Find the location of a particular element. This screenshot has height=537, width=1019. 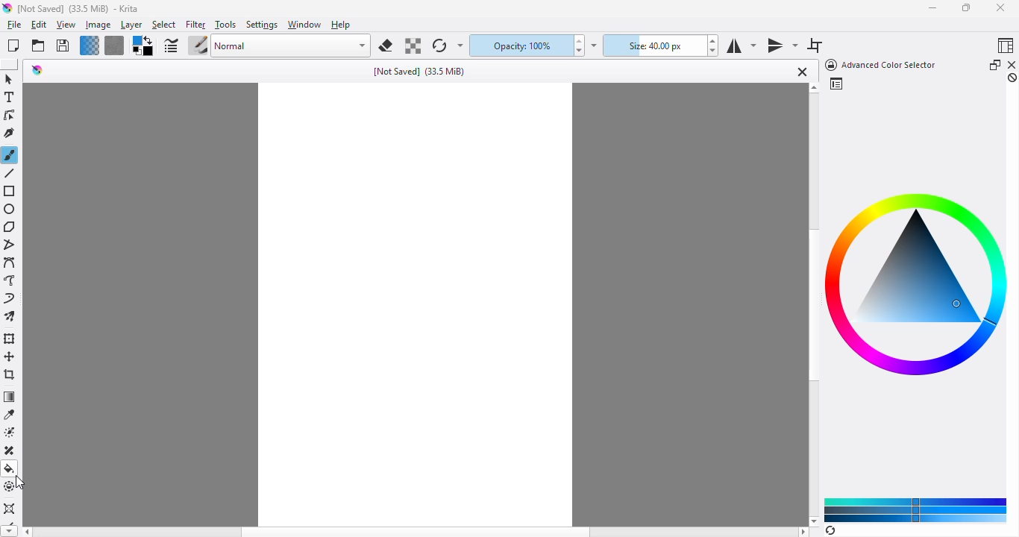

create new document is located at coordinates (13, 45).